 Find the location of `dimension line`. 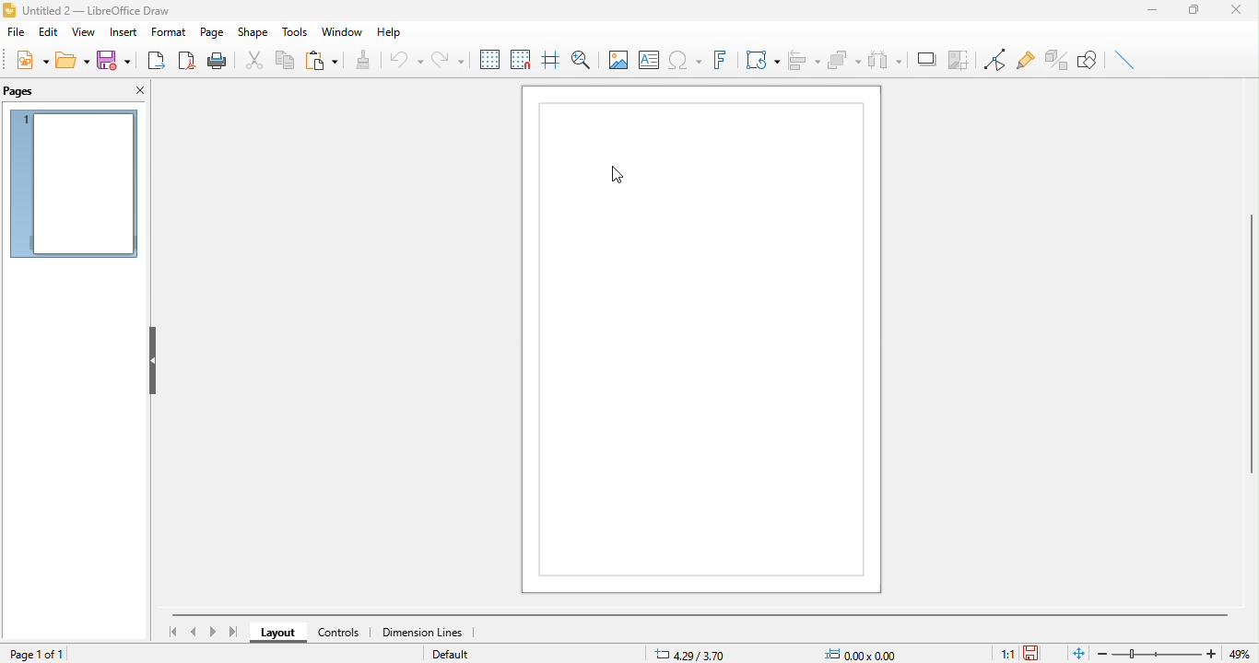

dimension line is located at coordinates (421, 632).